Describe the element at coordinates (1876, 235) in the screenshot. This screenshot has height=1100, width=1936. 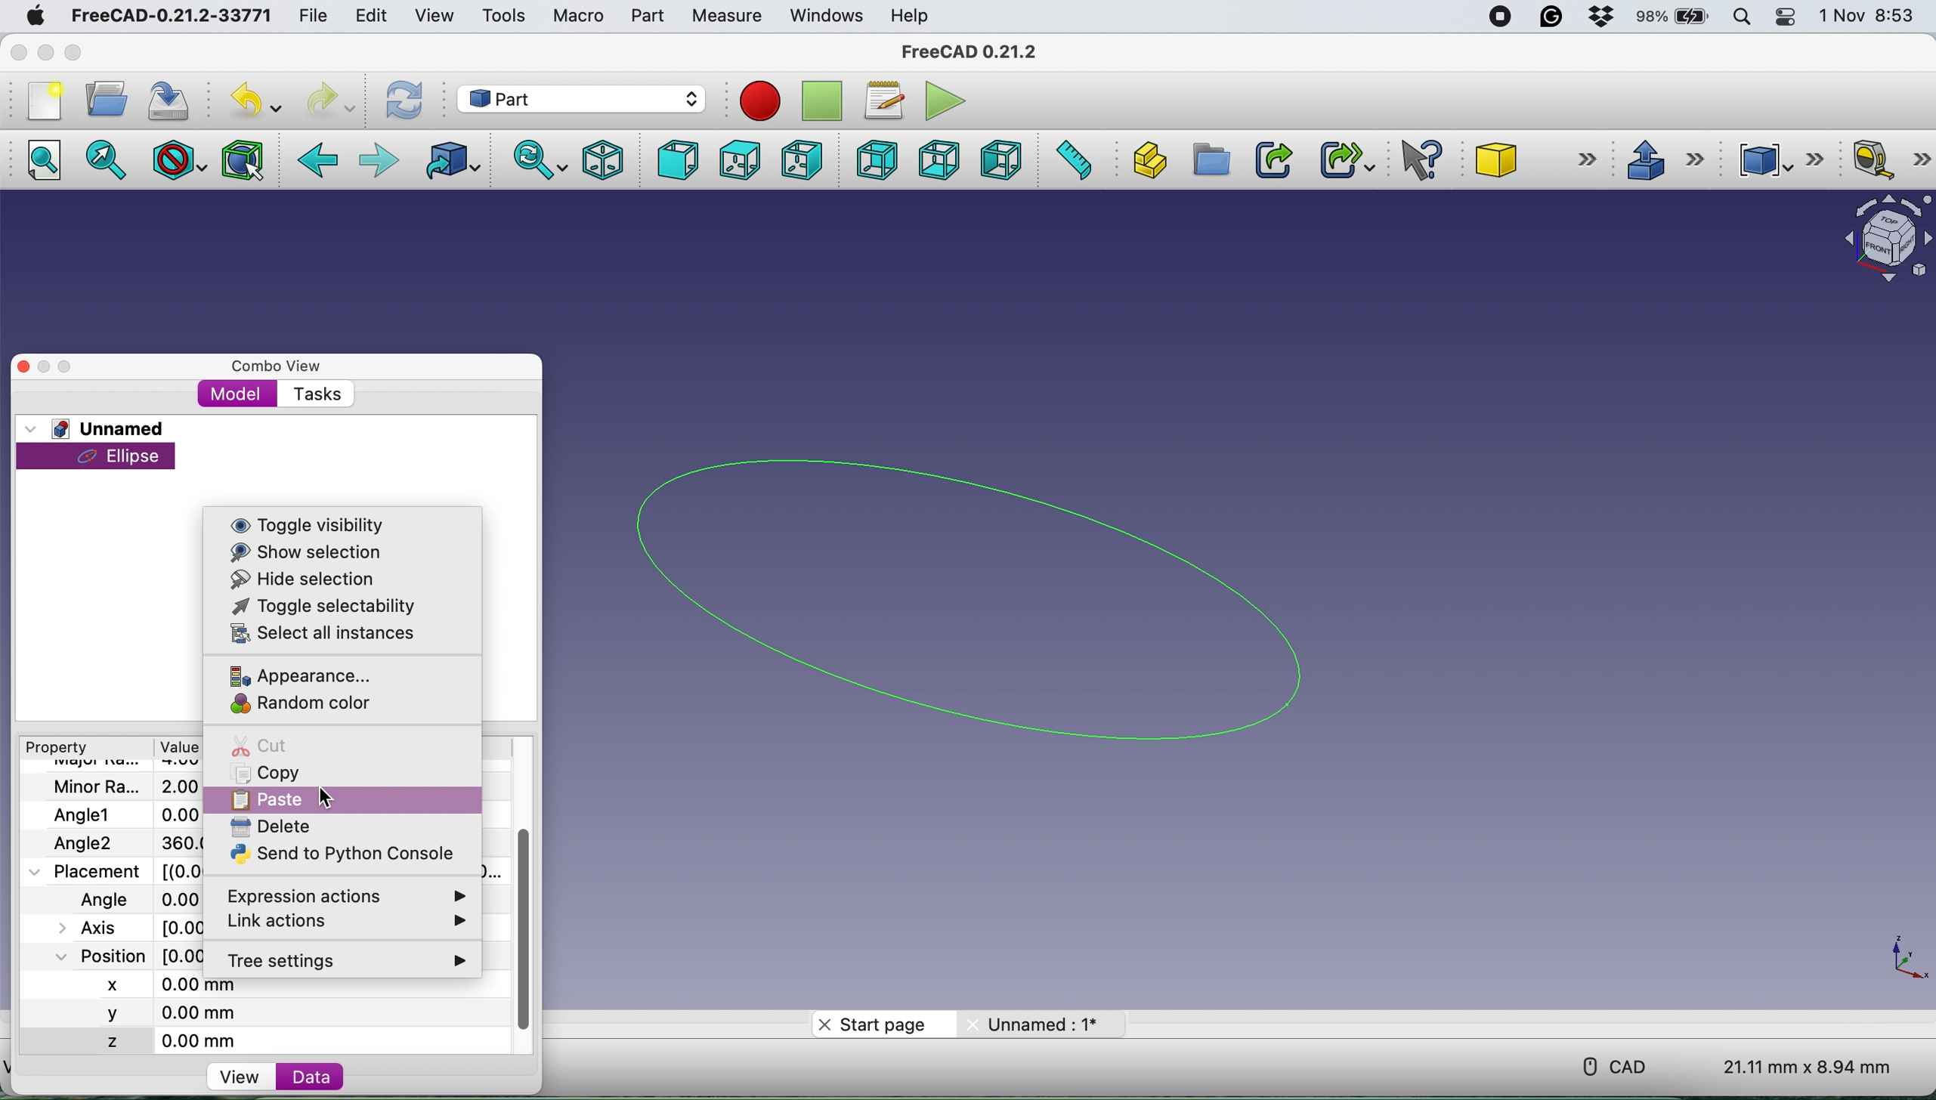
I see `object interface` at that location.